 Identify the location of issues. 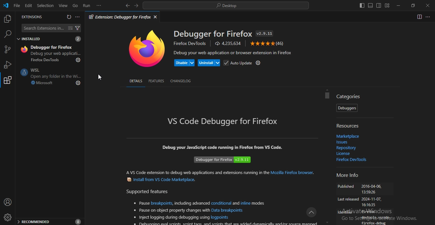
(344, 142).